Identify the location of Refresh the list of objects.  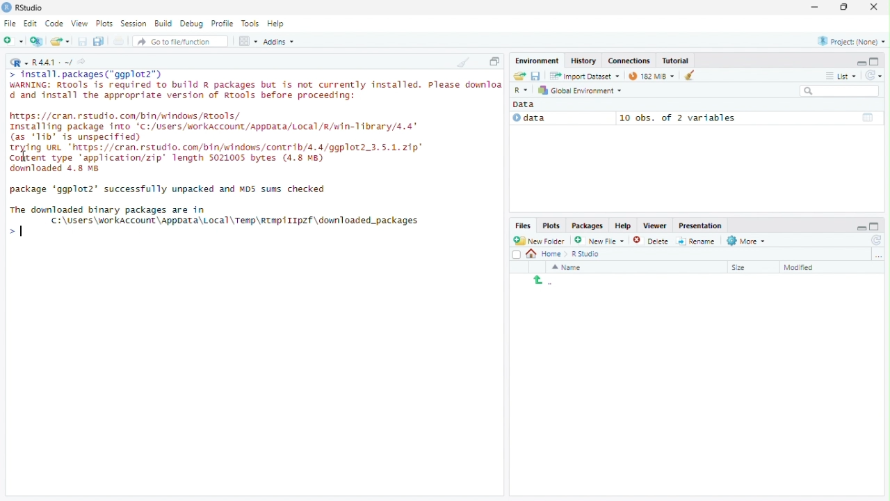
(873, 74).